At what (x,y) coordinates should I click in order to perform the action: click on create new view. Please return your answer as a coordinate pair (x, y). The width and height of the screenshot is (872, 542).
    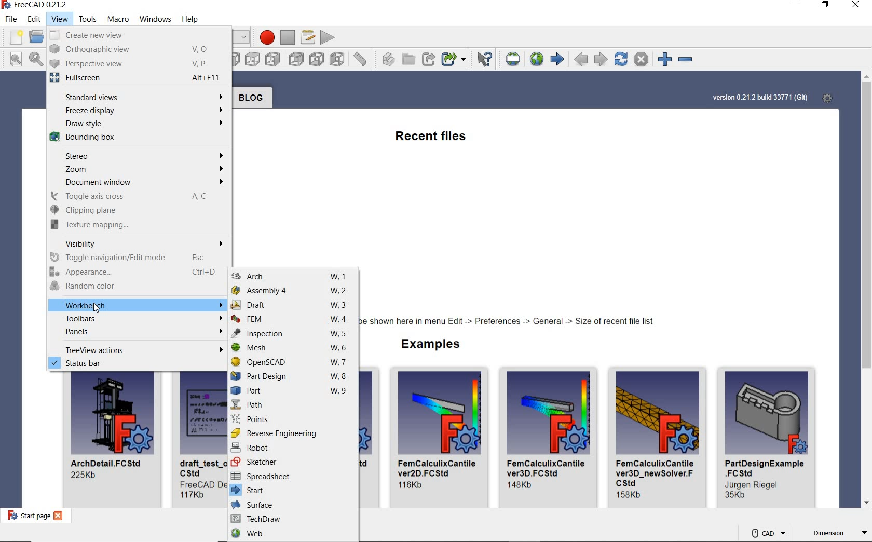
    Looking at the image, I should click on (138, 35).